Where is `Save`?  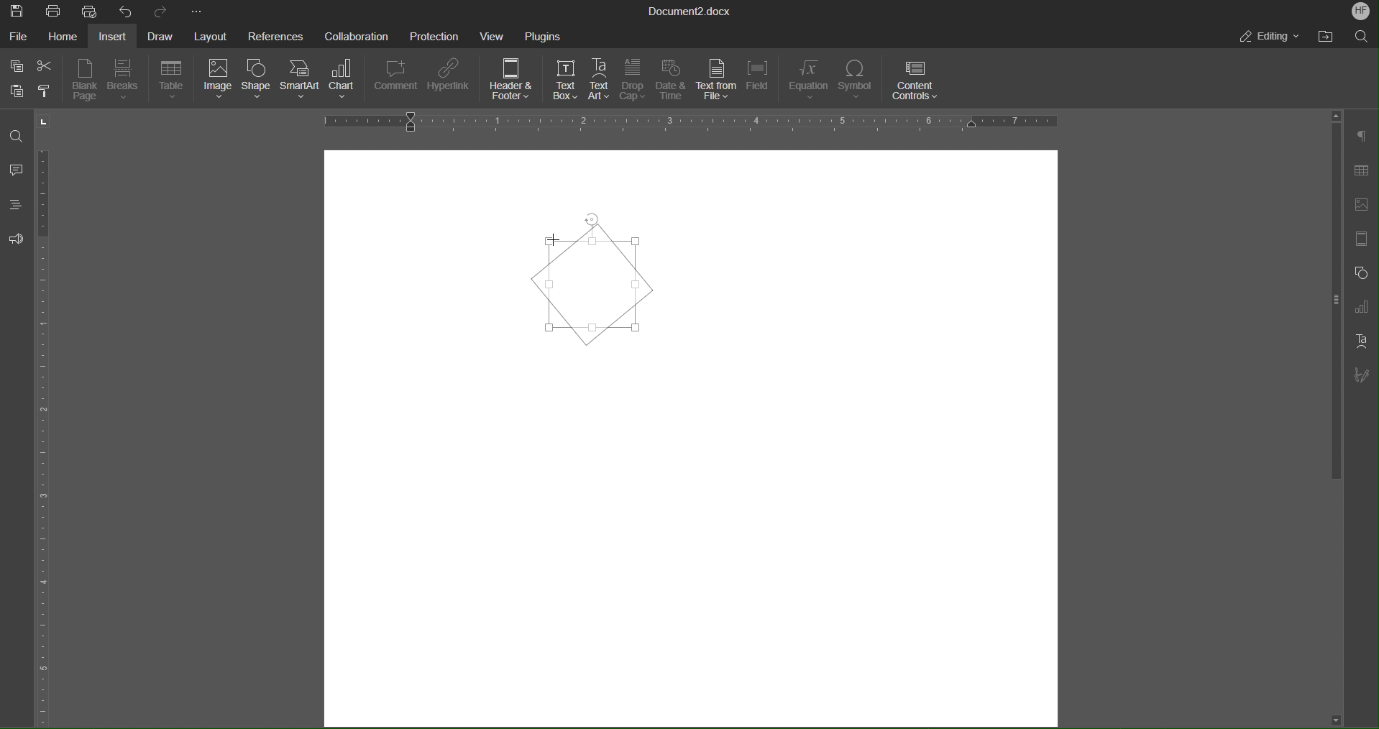
Save is located at coordinates (19, 10).